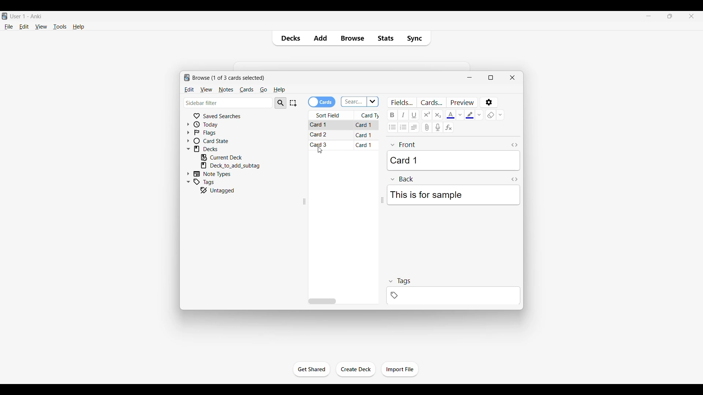  What do you see at coordinates (188, 124) in the screenshot?
I see `Click to expand Today` at bounding box center [188, 124].